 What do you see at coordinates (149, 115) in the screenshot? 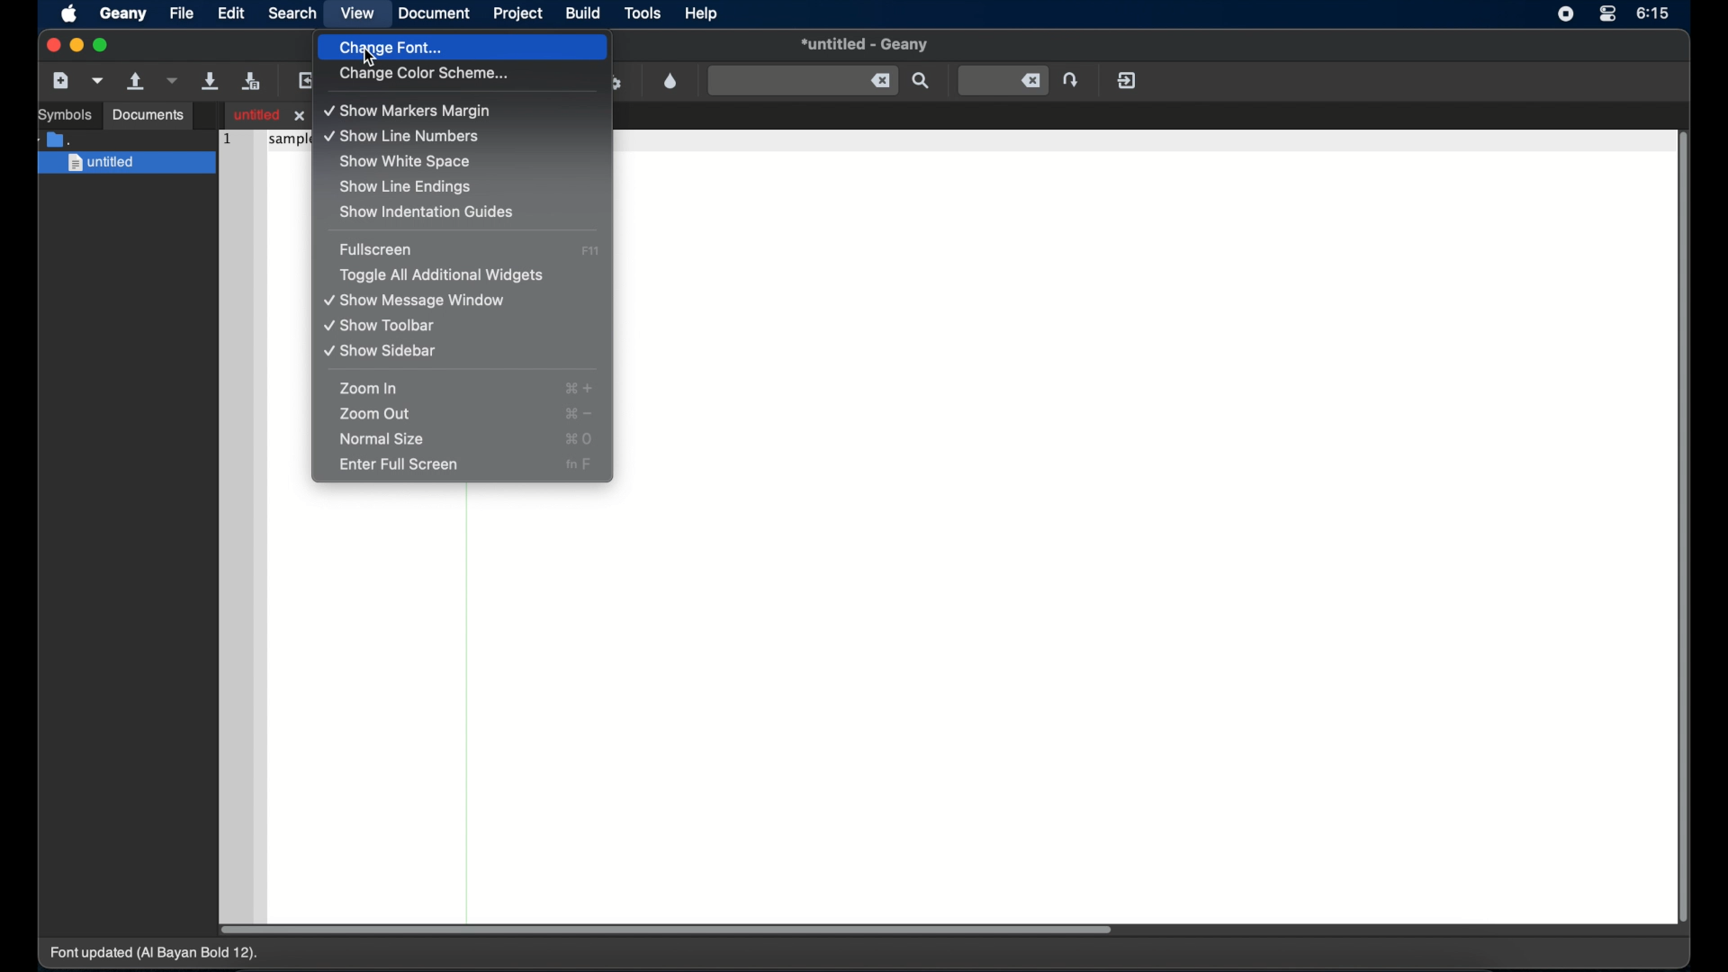
I see `documents` at bounding box center [149, 115].